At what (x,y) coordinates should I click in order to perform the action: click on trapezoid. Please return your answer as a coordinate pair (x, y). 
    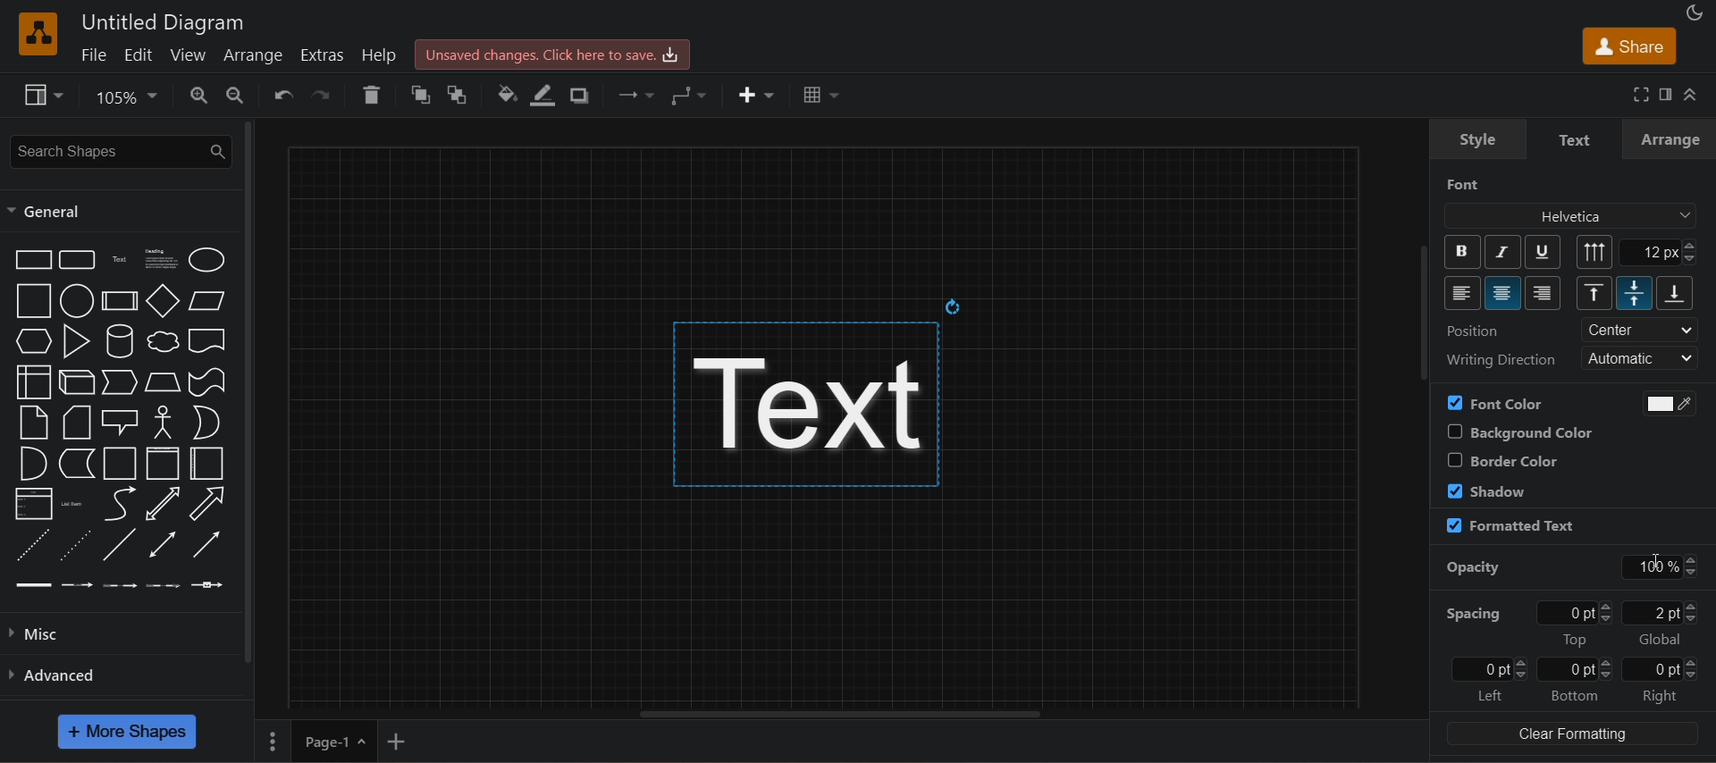
    Looking at the image, I should click on (164, 382).